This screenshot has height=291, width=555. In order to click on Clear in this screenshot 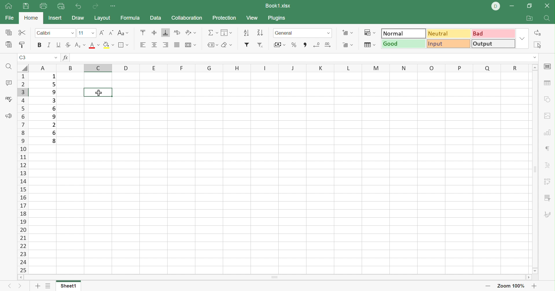, I will do `click(228, 44)`.